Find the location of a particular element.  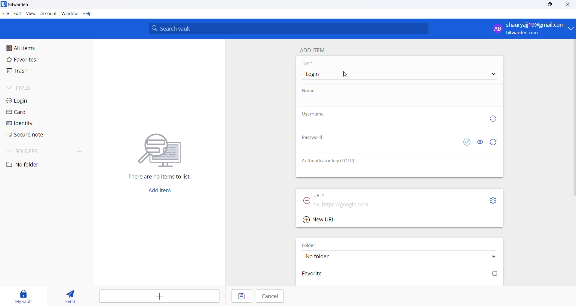

remove URL is located at coordinates (305, 201).